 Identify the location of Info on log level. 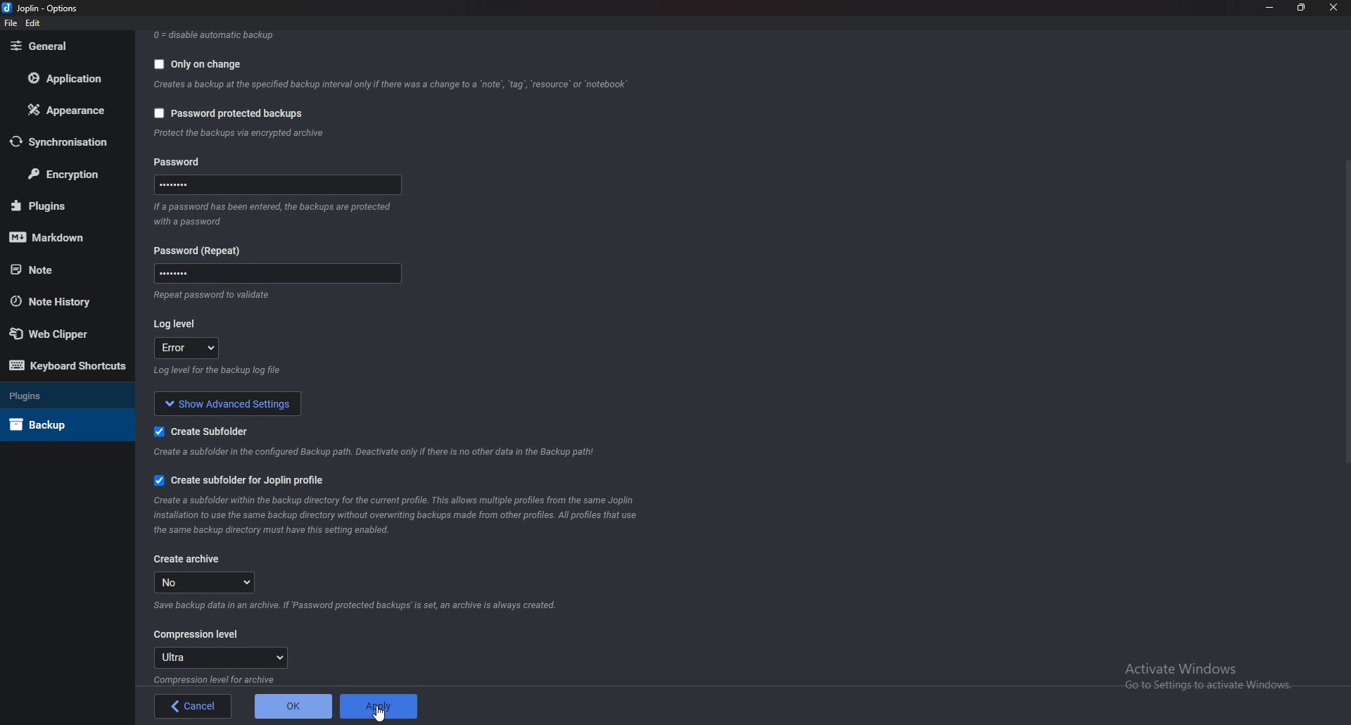
(218, 370).